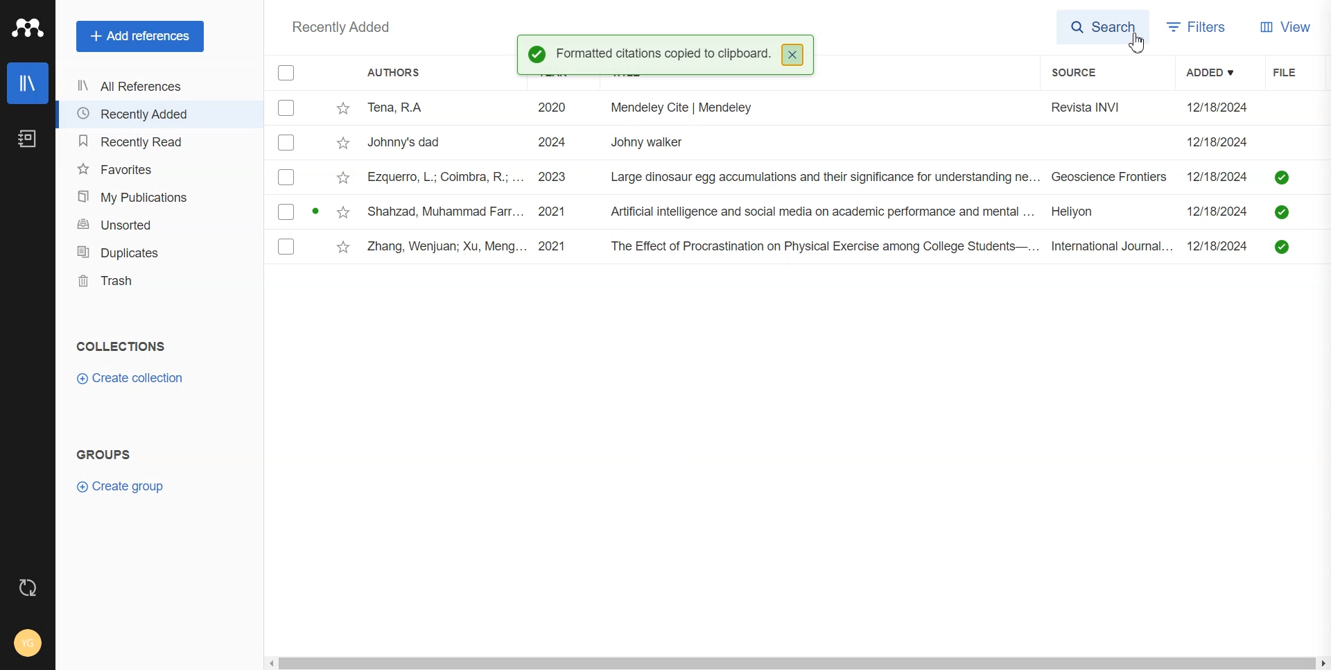 The height and width of the screenshot is (670, 1331). Describe the element at coordinates (761, 110) in the screenshot. I see `Tena, RA 2020 i. Mendeley Cite | Mendeley Revista INVI` at that location.